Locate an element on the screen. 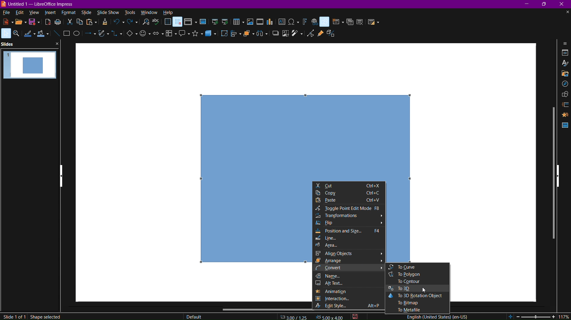  Slide Layout is located at coordinates (373, 22).